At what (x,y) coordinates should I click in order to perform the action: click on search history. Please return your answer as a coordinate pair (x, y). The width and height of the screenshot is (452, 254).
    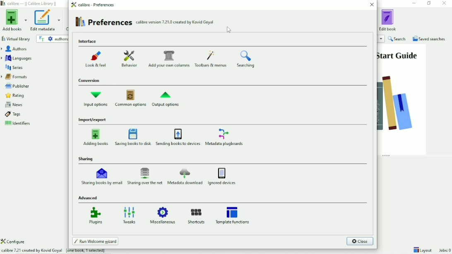
    Looking at the image, I should click on (381, 39).